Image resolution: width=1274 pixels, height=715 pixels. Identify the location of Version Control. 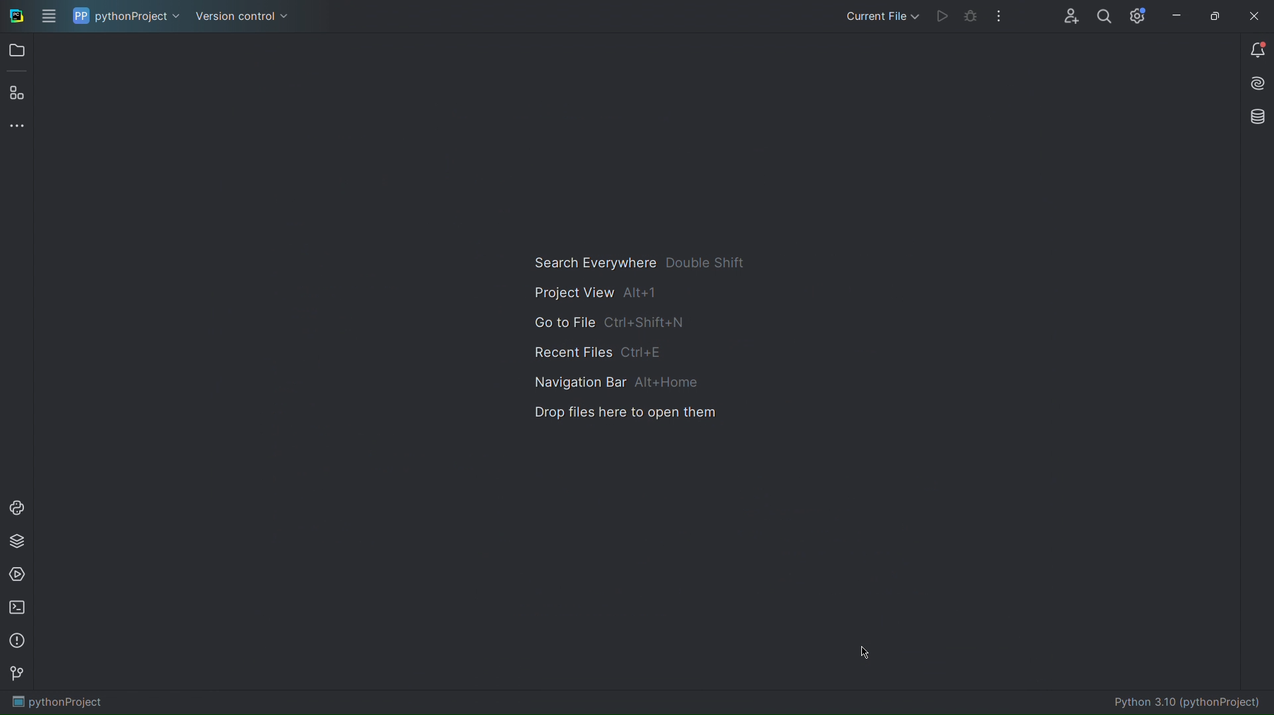
(17, 675).